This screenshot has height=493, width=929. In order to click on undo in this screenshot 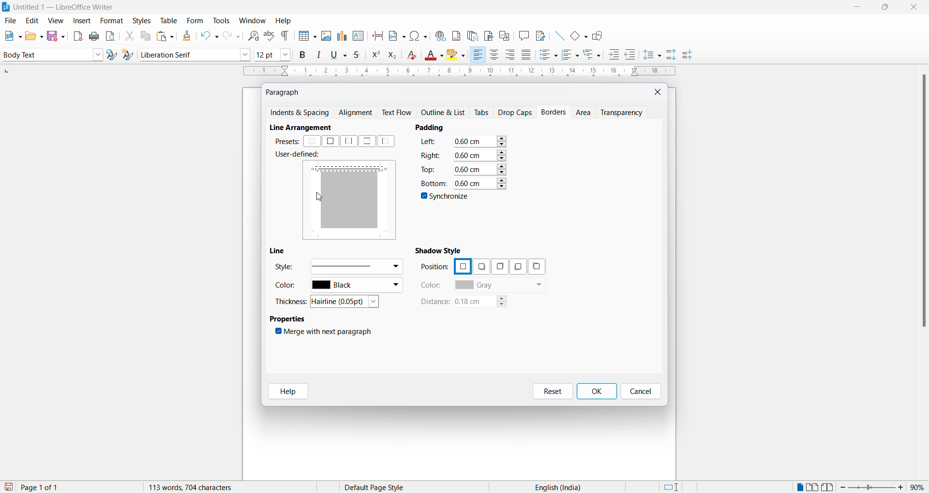, I will do `click(208, 36)`.